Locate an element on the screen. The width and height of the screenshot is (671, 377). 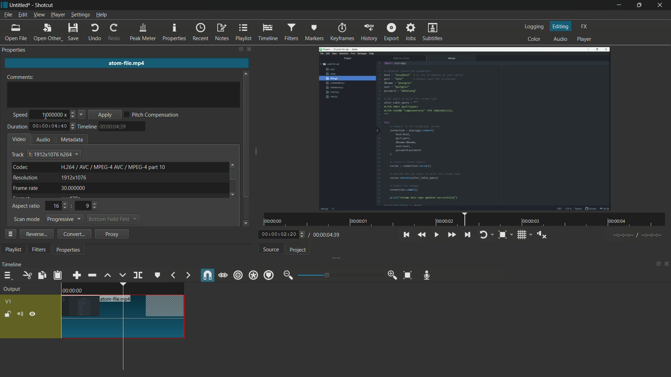
toggle player looping is located at coordinates (484, 235).